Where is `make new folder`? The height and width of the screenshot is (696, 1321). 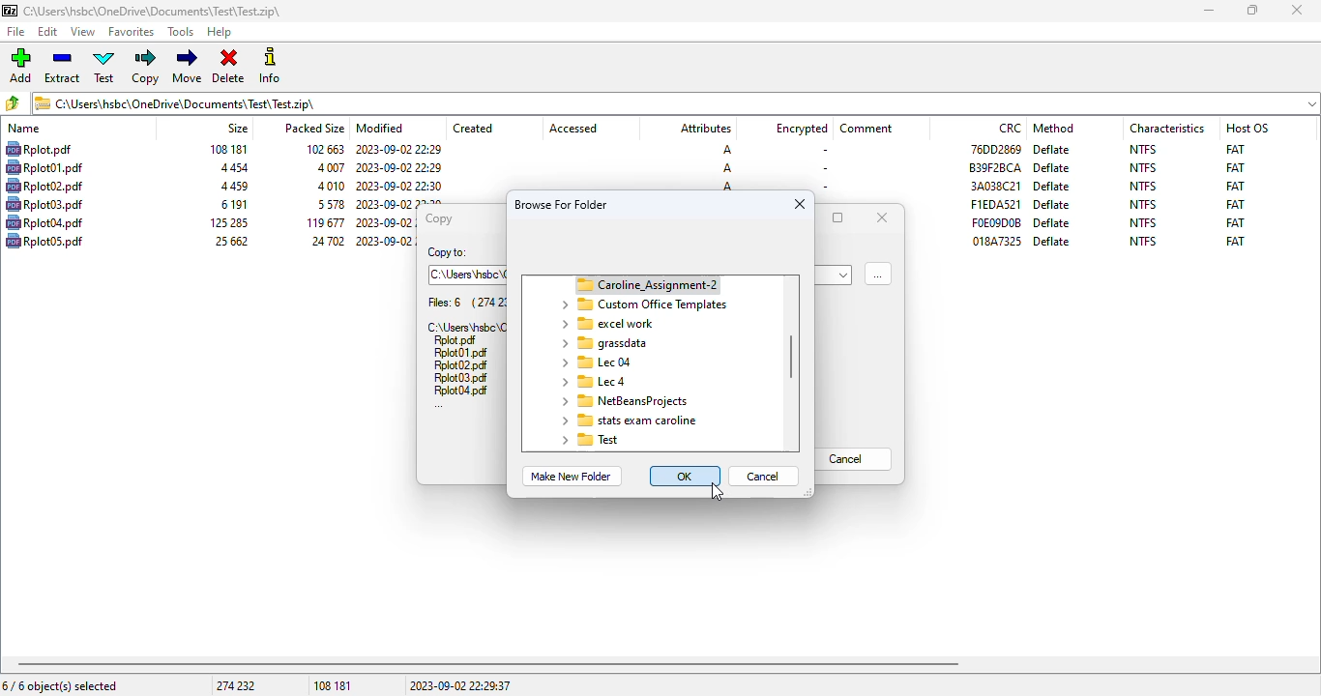
make new folder is located at coordinates (570, 477).